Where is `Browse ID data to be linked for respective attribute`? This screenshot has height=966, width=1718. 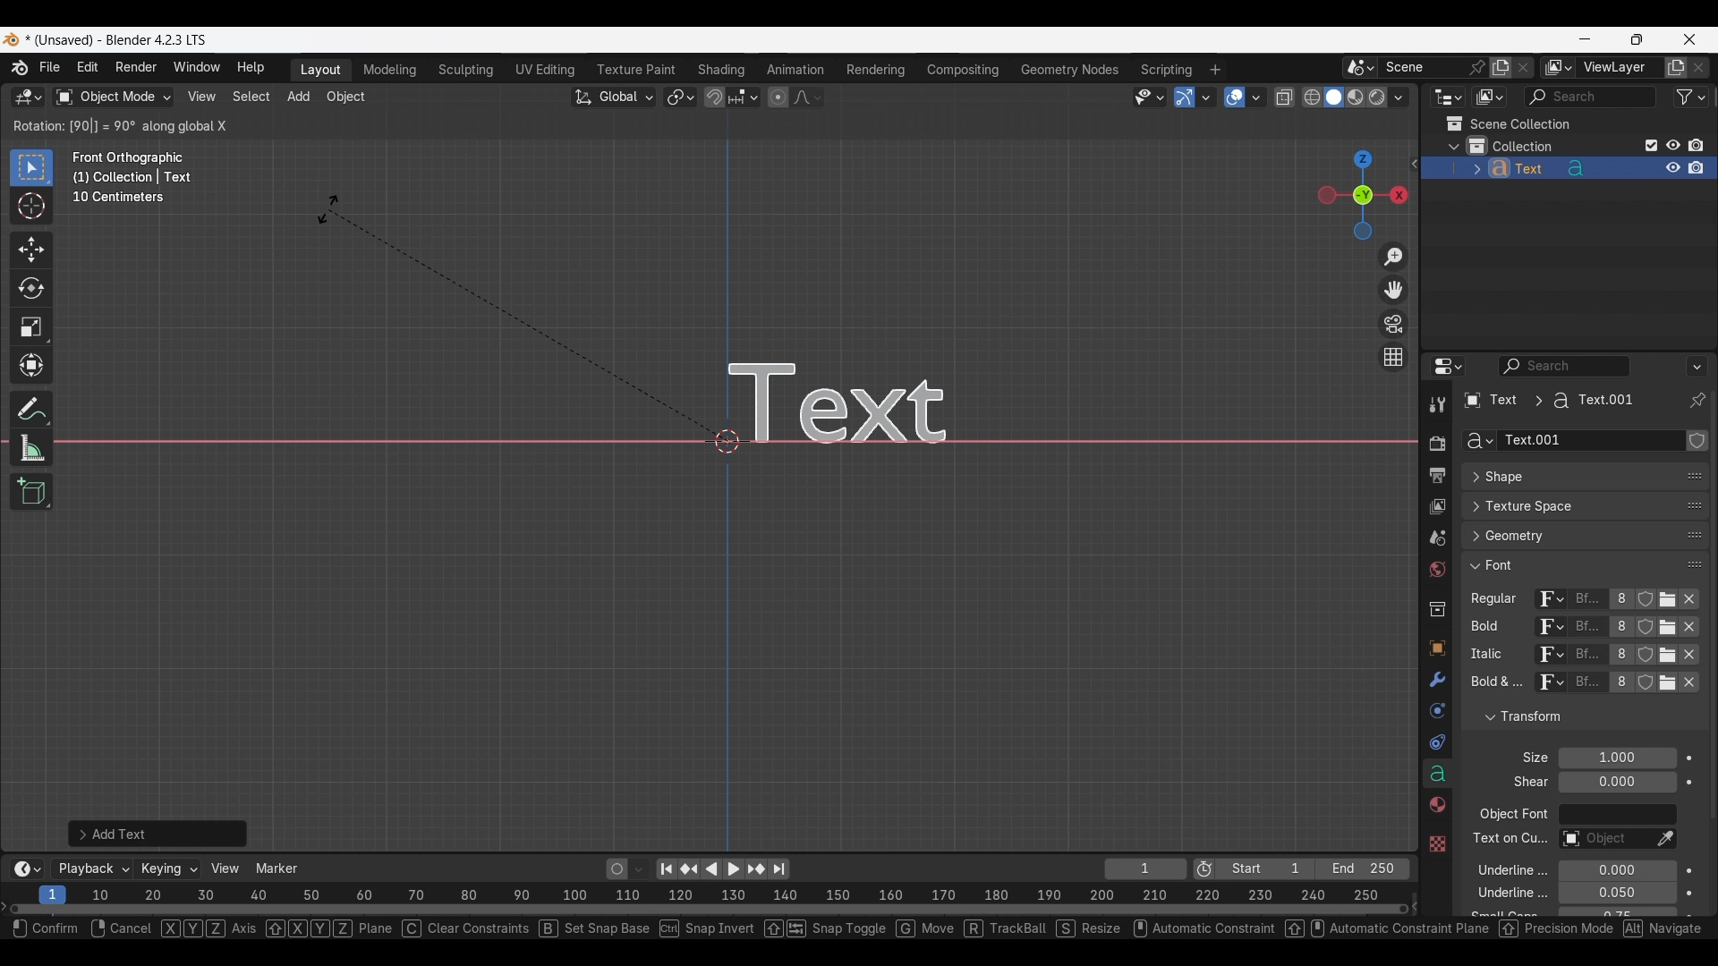 Browse ID data to be linked for respective attribute is located at coordinates (1551, 641).